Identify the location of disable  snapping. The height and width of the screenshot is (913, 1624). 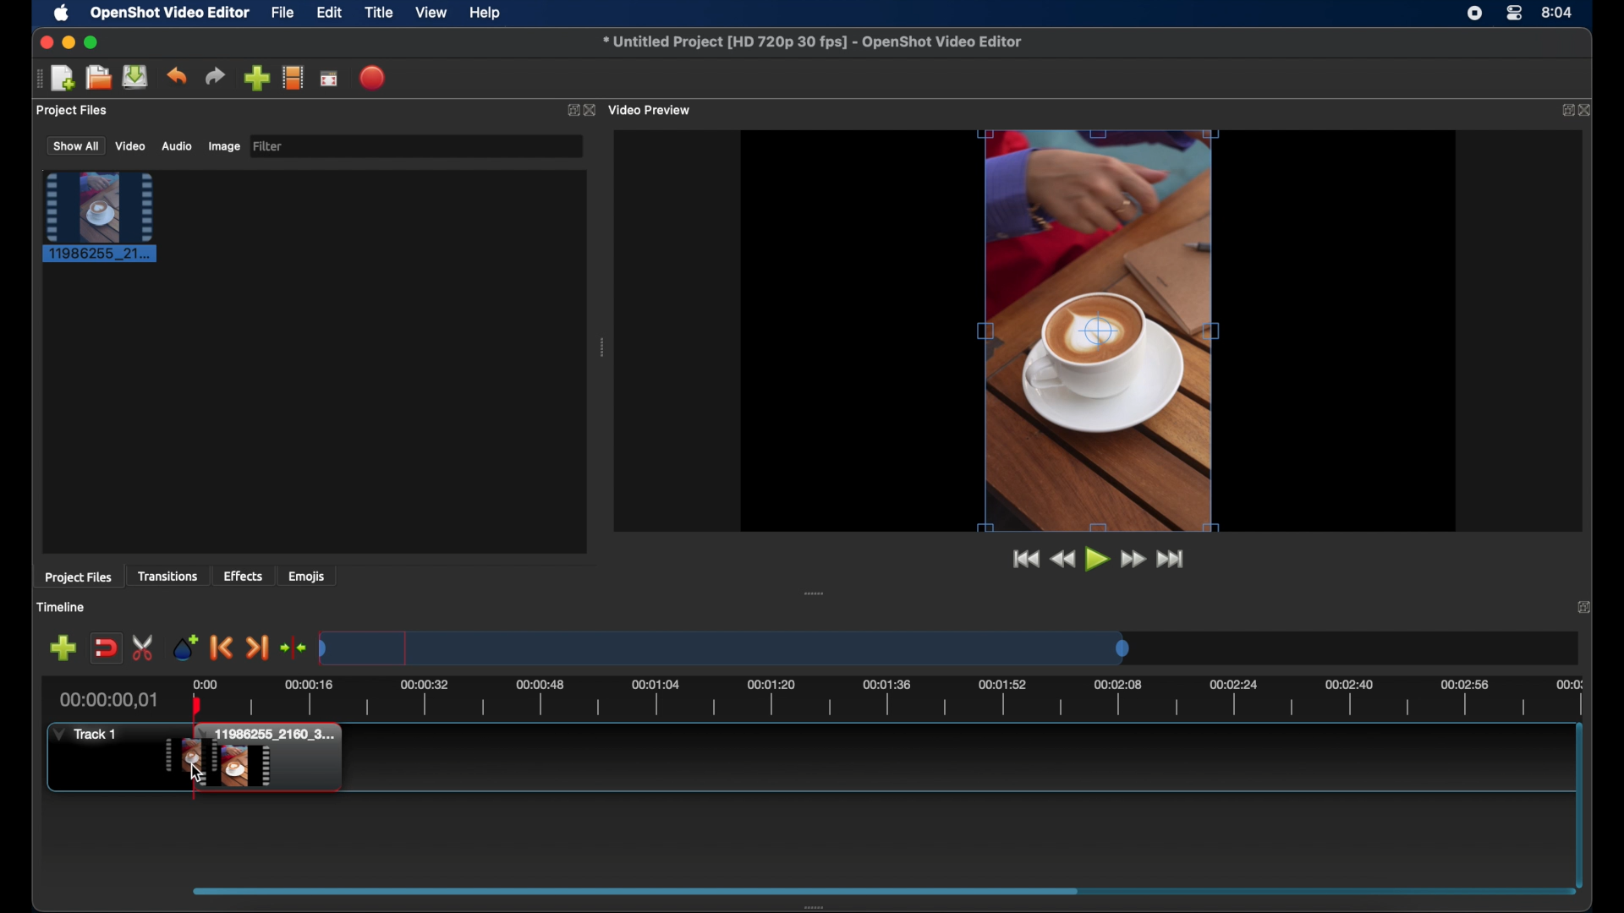
(105, 647).